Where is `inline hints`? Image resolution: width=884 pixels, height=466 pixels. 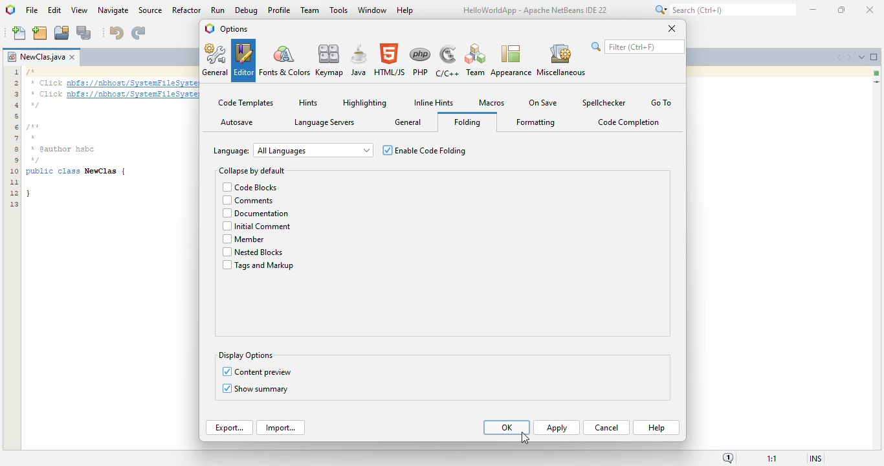
inline hints is located at coordinates (433, 103).